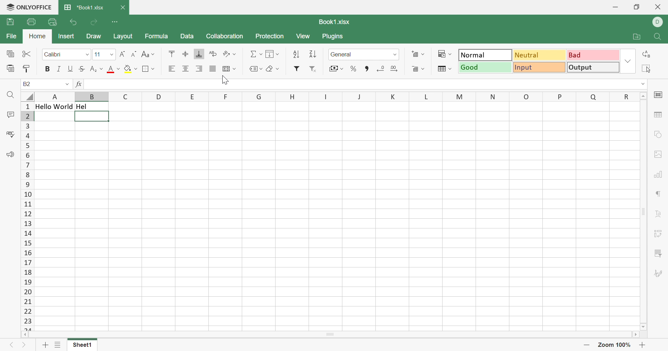  What do you see at coordinates (37, 36) in the screenshot?
I see `Home` at bounding box center [37, 36].